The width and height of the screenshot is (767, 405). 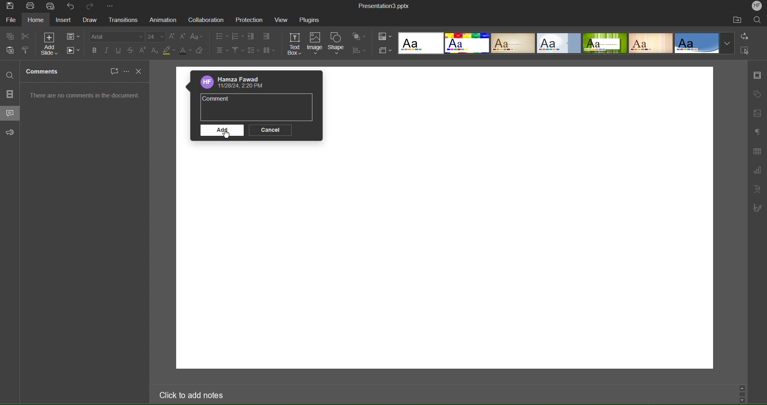 What do you see at coordinates (119, 50) in the screenshot?
I see `Underline` at bounding box center [119, 50].